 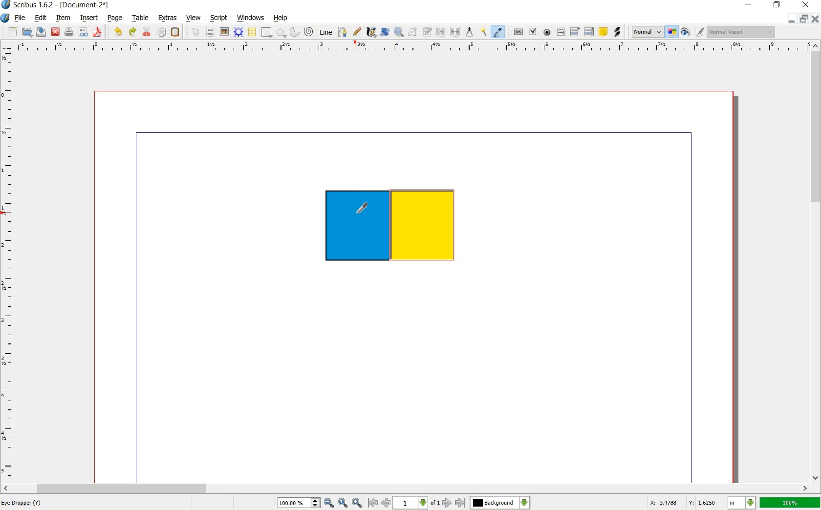 What do you see at coordinates (41, 32) in the screenshot?
I see `save` at bounding box center [41, 32].